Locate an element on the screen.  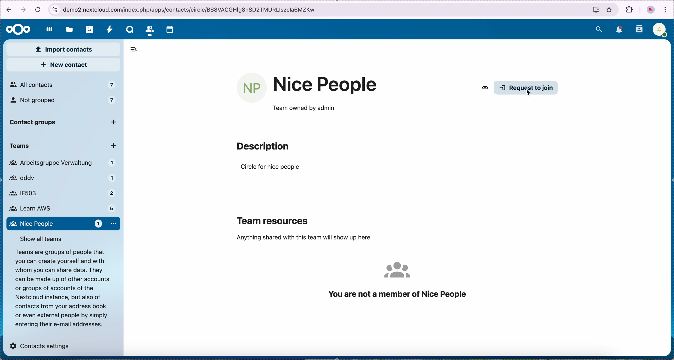
IF503 is located at coordinates (60, 193).